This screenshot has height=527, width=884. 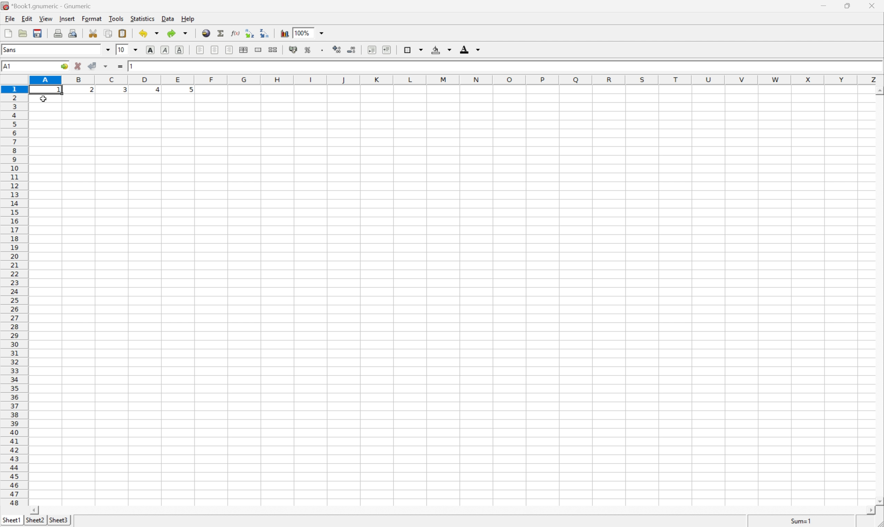 What do you see at coordinates (45, 90) in the screenshot?
I see `selected cell` at bounding box center [45, 90].